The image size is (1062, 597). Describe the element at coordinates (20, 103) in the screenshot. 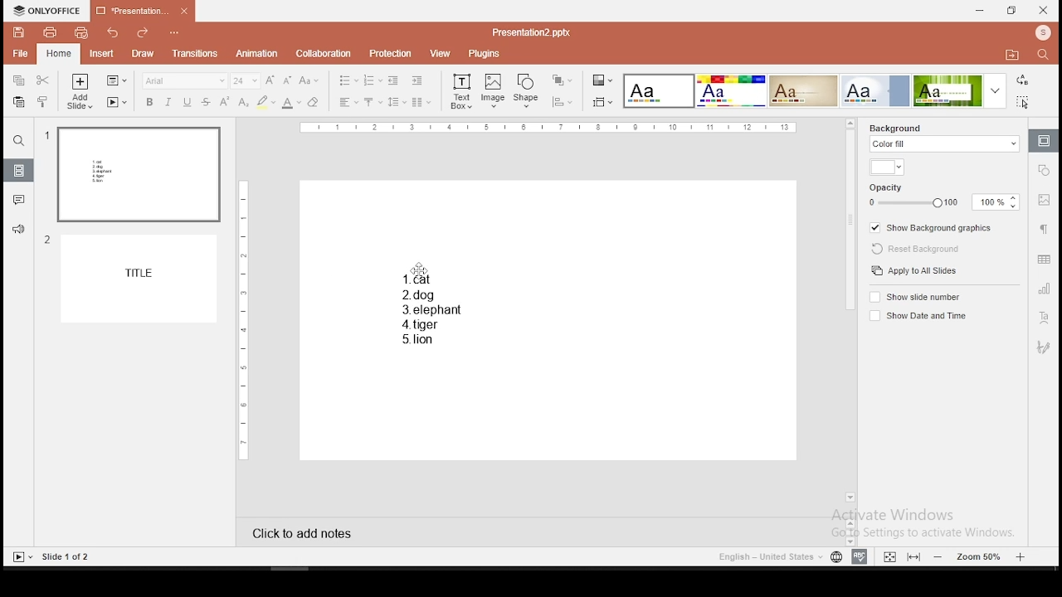

I see `paste` at that location.